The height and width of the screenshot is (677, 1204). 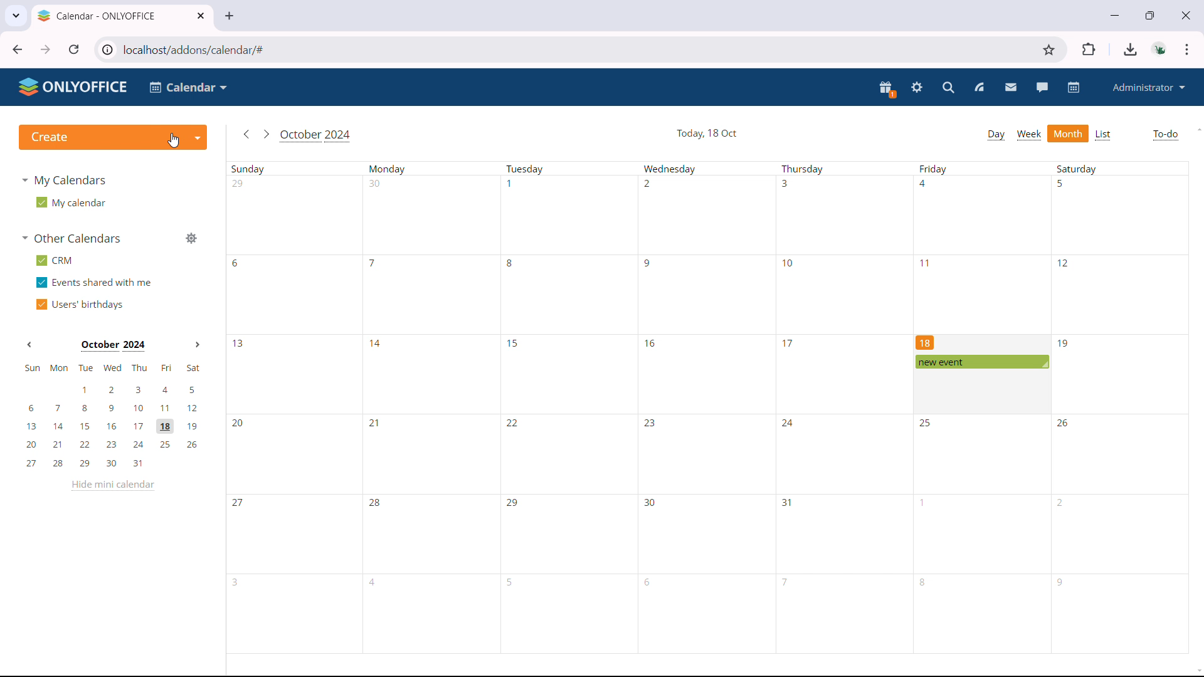 I want to click on Today, 18 Oct, so click(x=707, y=133).